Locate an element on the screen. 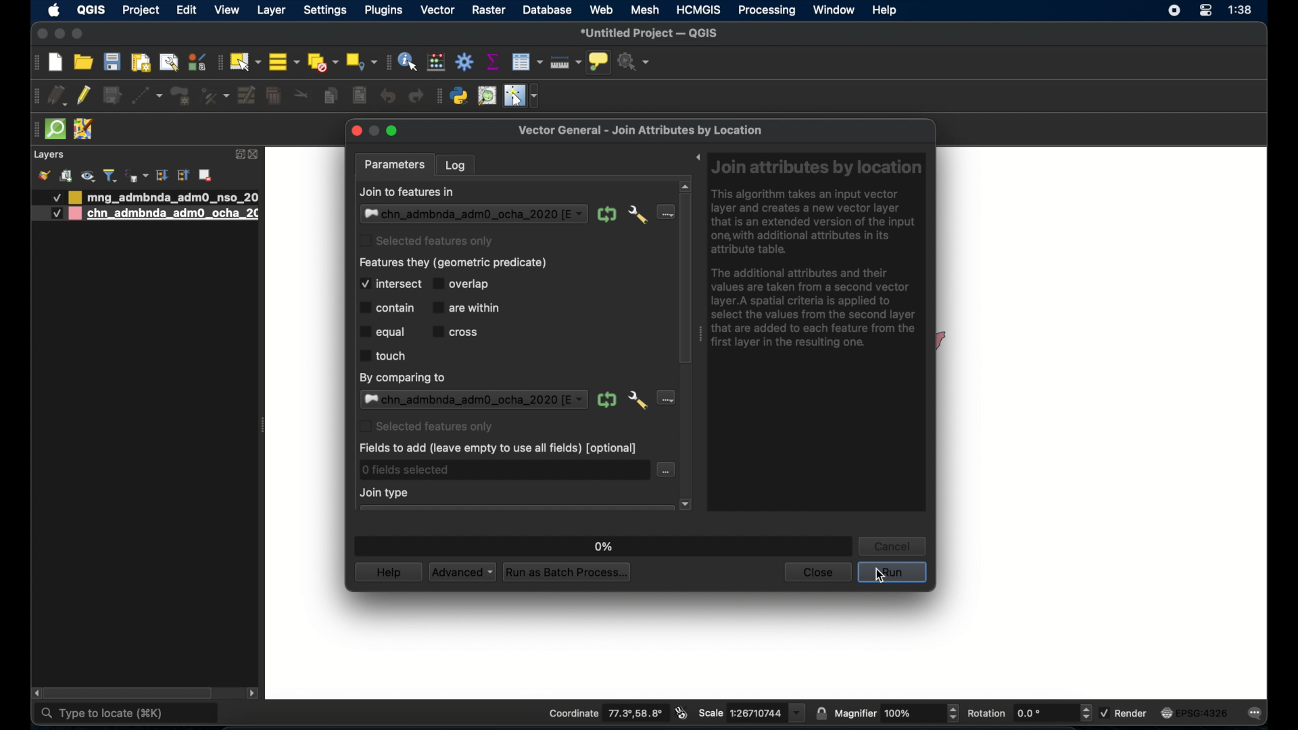 The width and height of the screenshot is (1298, 730). help is located at coordinates (886, 10).